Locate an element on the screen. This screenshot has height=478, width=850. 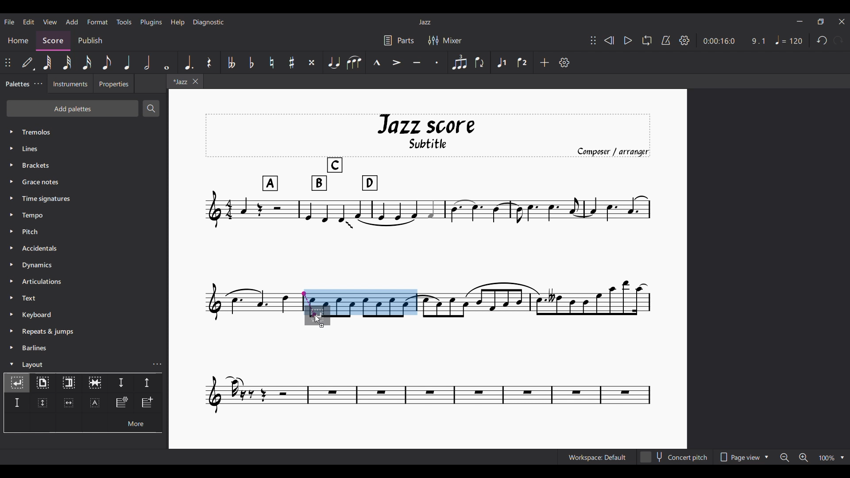
Change position is located at coordinates (8, 62).